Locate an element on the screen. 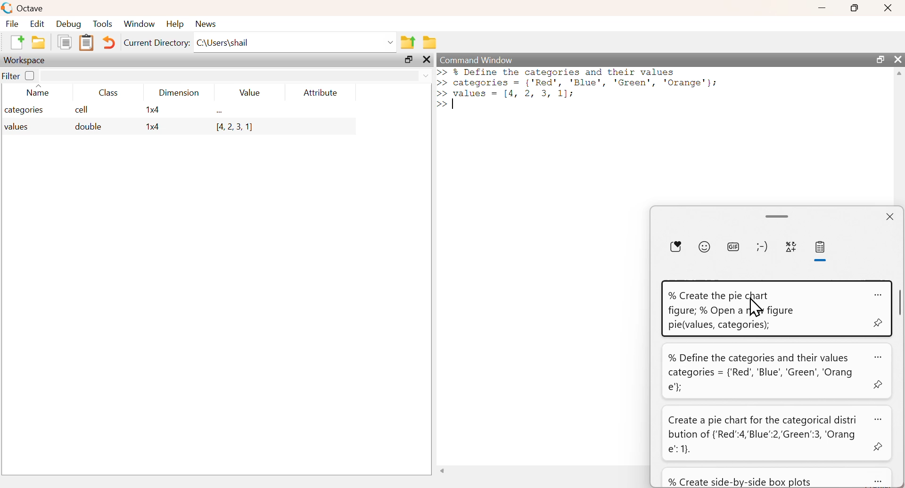  Debug is located at coordinates (69, 24).